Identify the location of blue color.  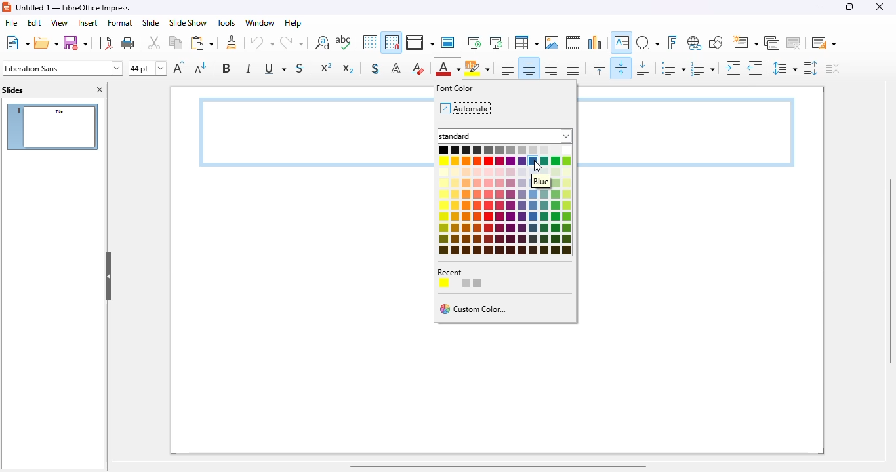
(533, 161).